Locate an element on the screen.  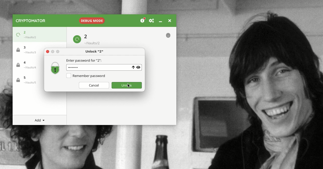
Preferences is located at coordinates (151, 21).